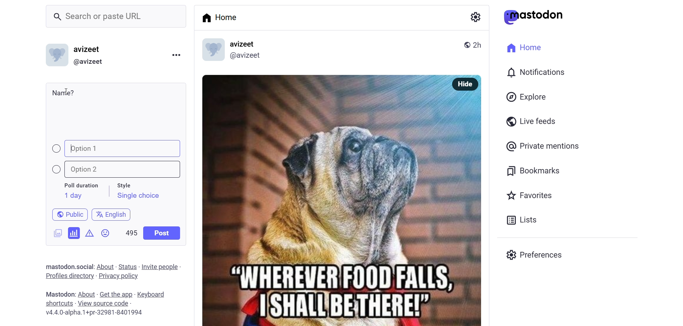 This screenshot has height=326, width=683. Describe the element at coordinates (464, 44) in the screenshot. I see `public` at that location.